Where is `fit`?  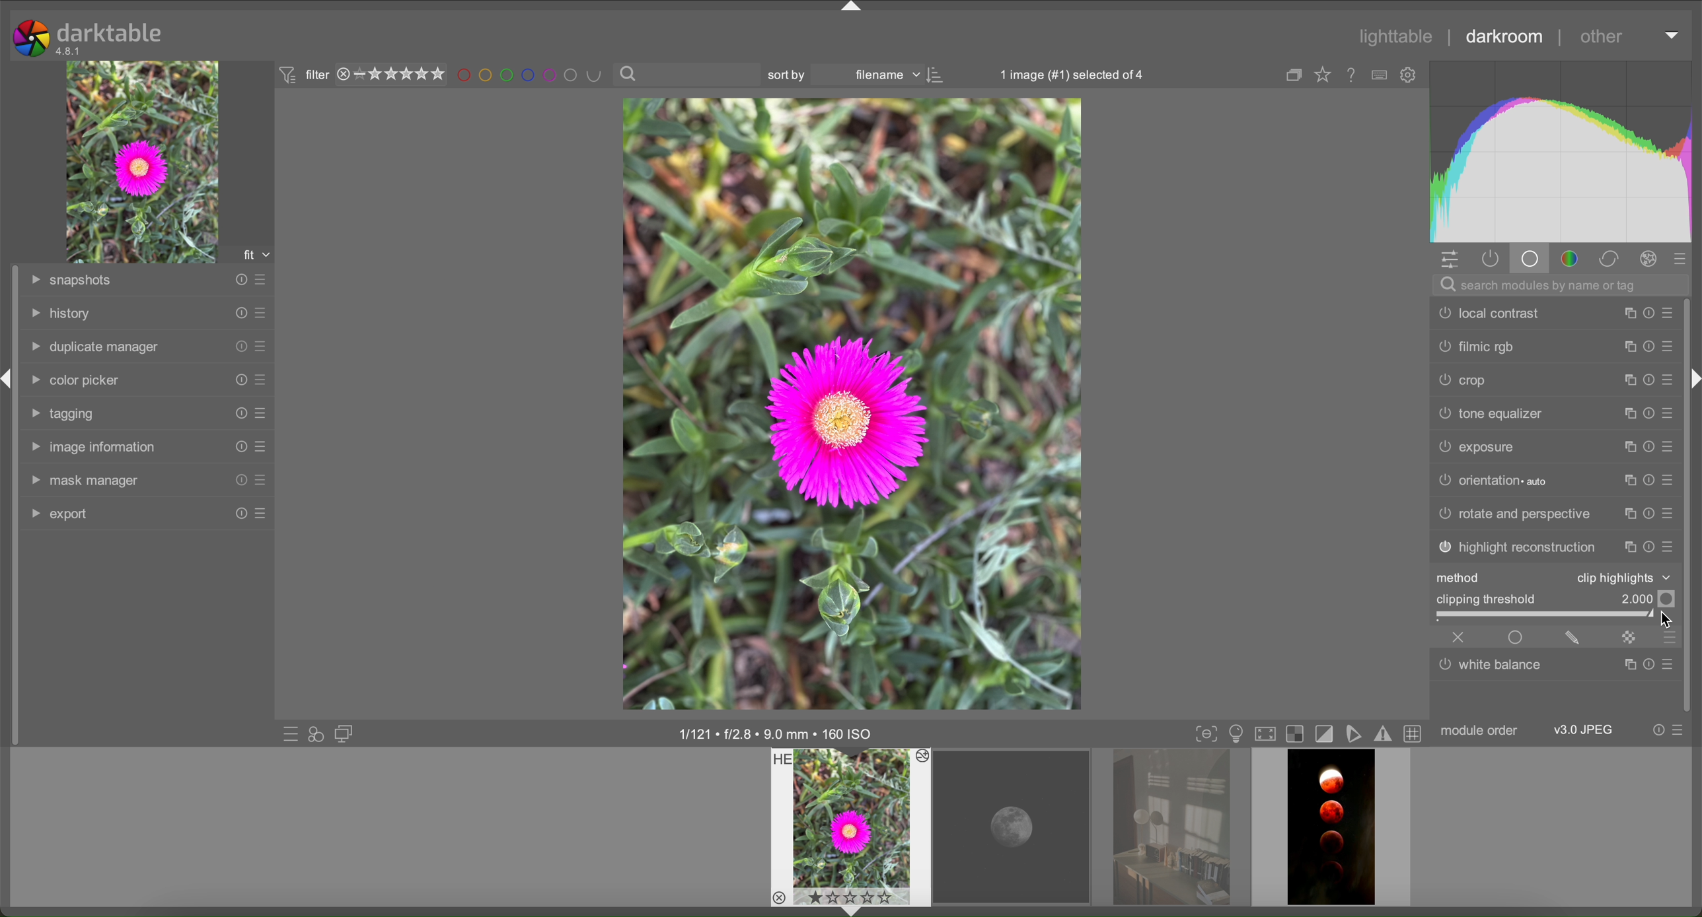
fit is located at coordinates (254, 252).